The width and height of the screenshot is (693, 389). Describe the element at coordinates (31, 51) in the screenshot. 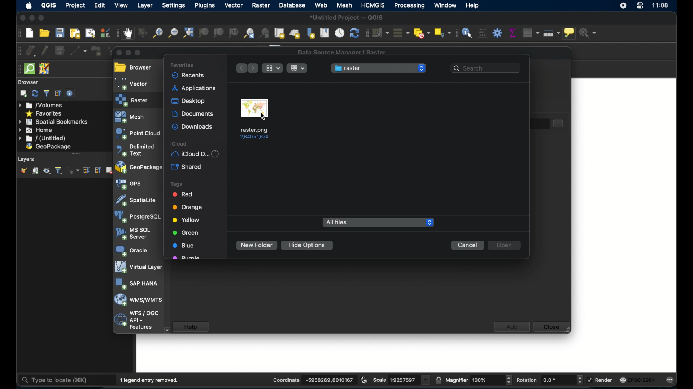

I see `current edits` at that location.